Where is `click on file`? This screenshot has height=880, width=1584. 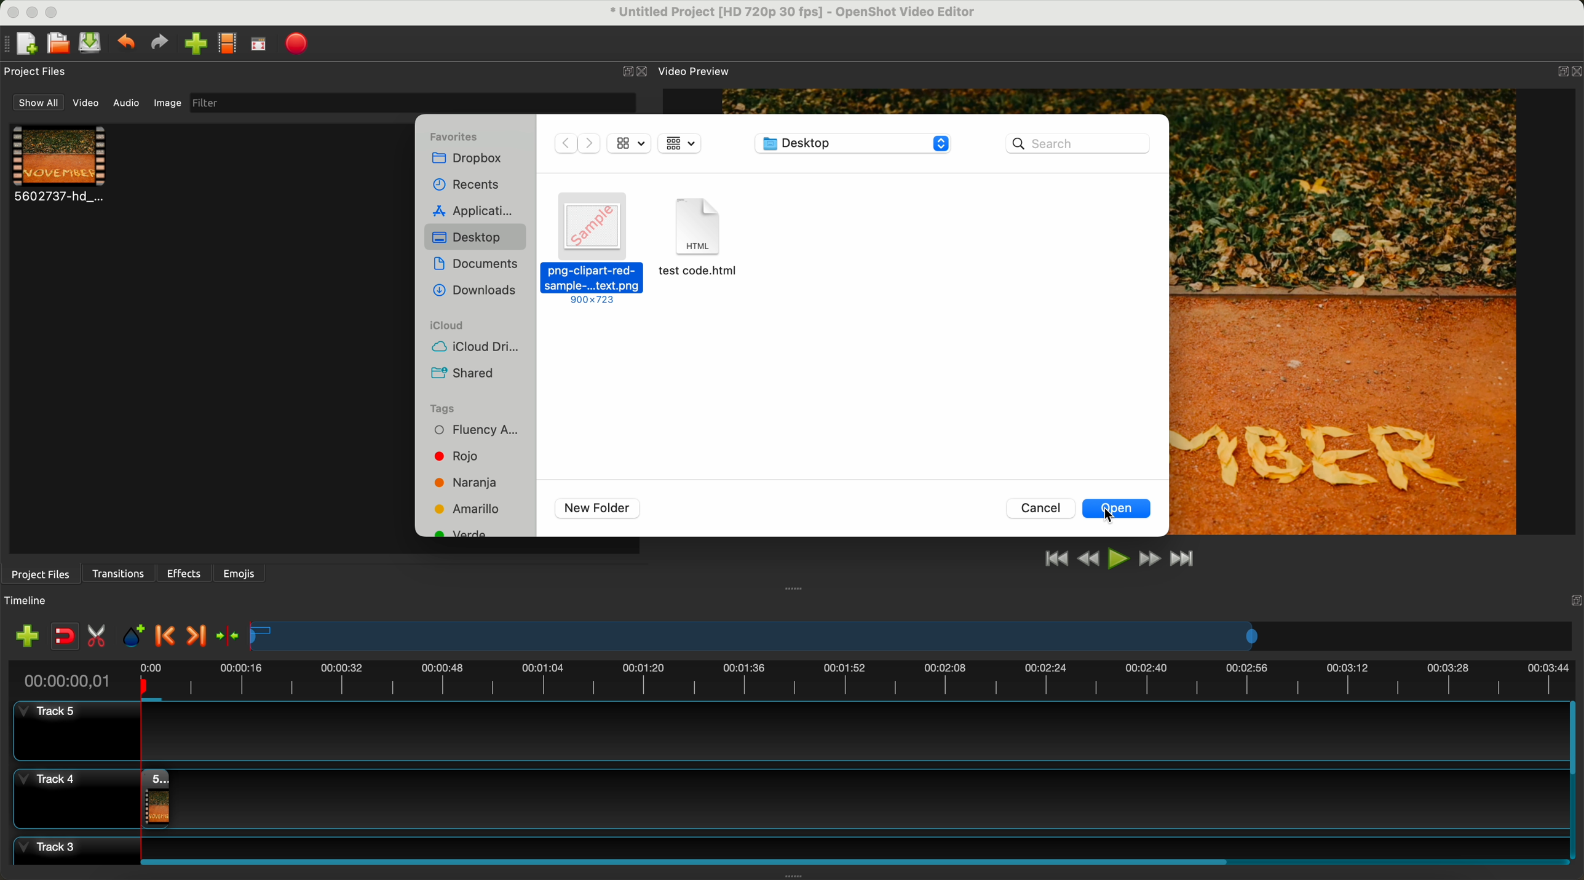
click on file is located at coordinates (592, 251).